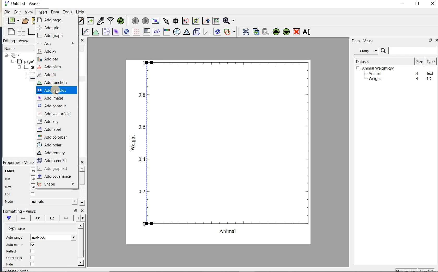  I want to click on size, so click(419, 61).